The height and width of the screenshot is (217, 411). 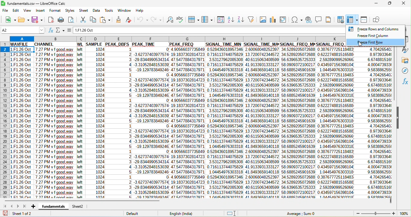 What do you see at coordinates (40, 11) in the screenshot?
I see `insert` at bounding box center [40, 11].